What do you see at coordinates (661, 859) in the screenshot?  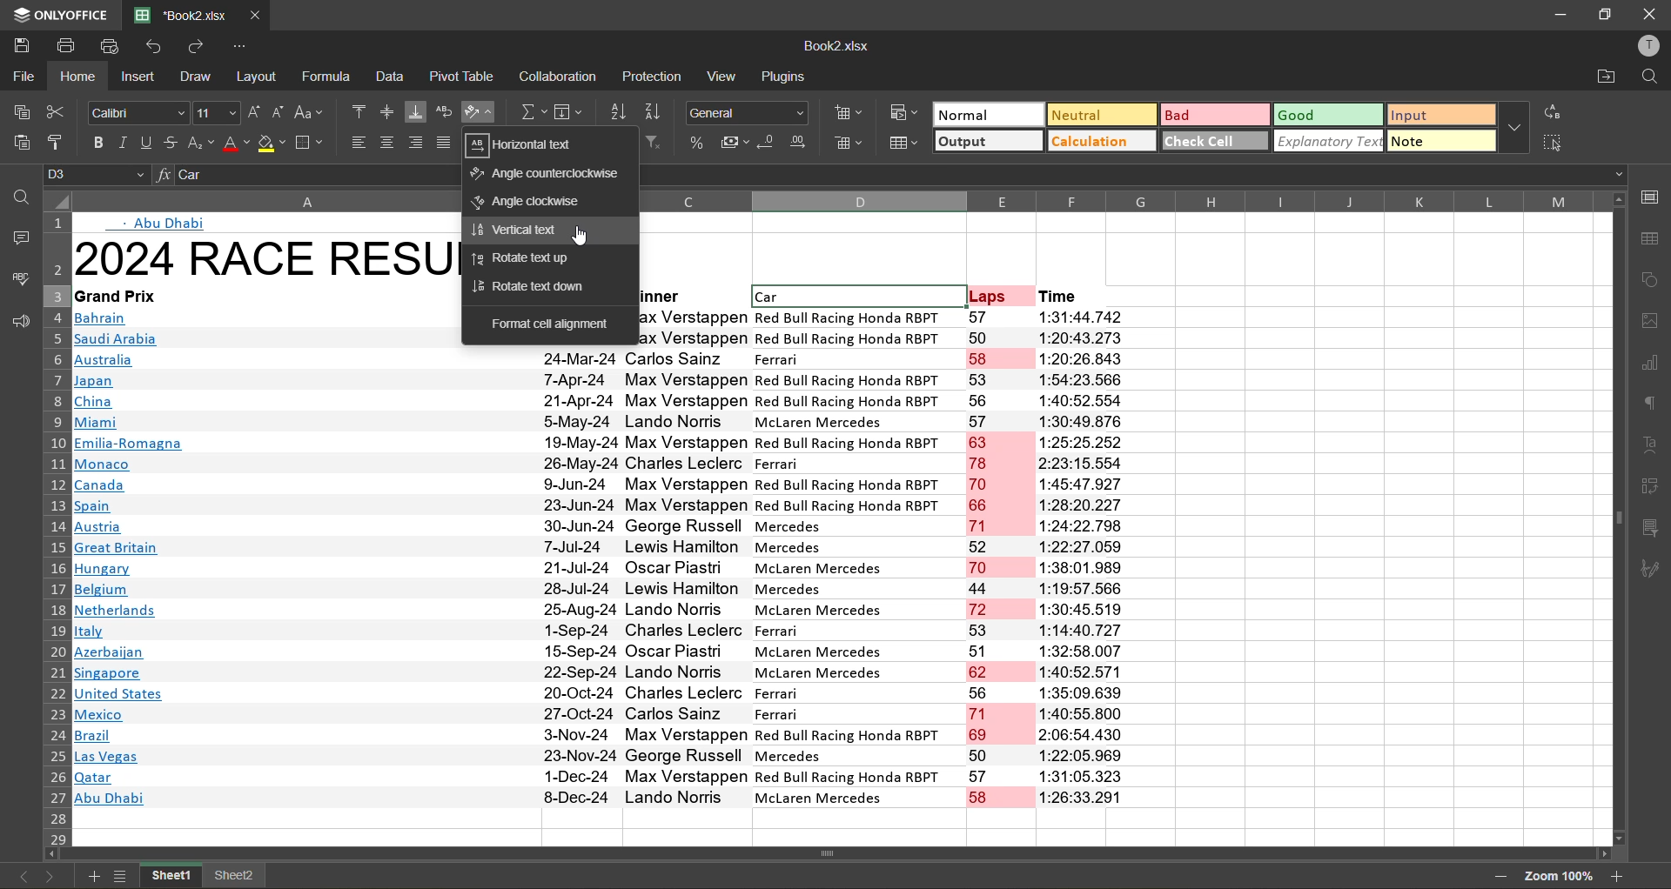 I see `Scrollbar` at bounding box center [661, 859].